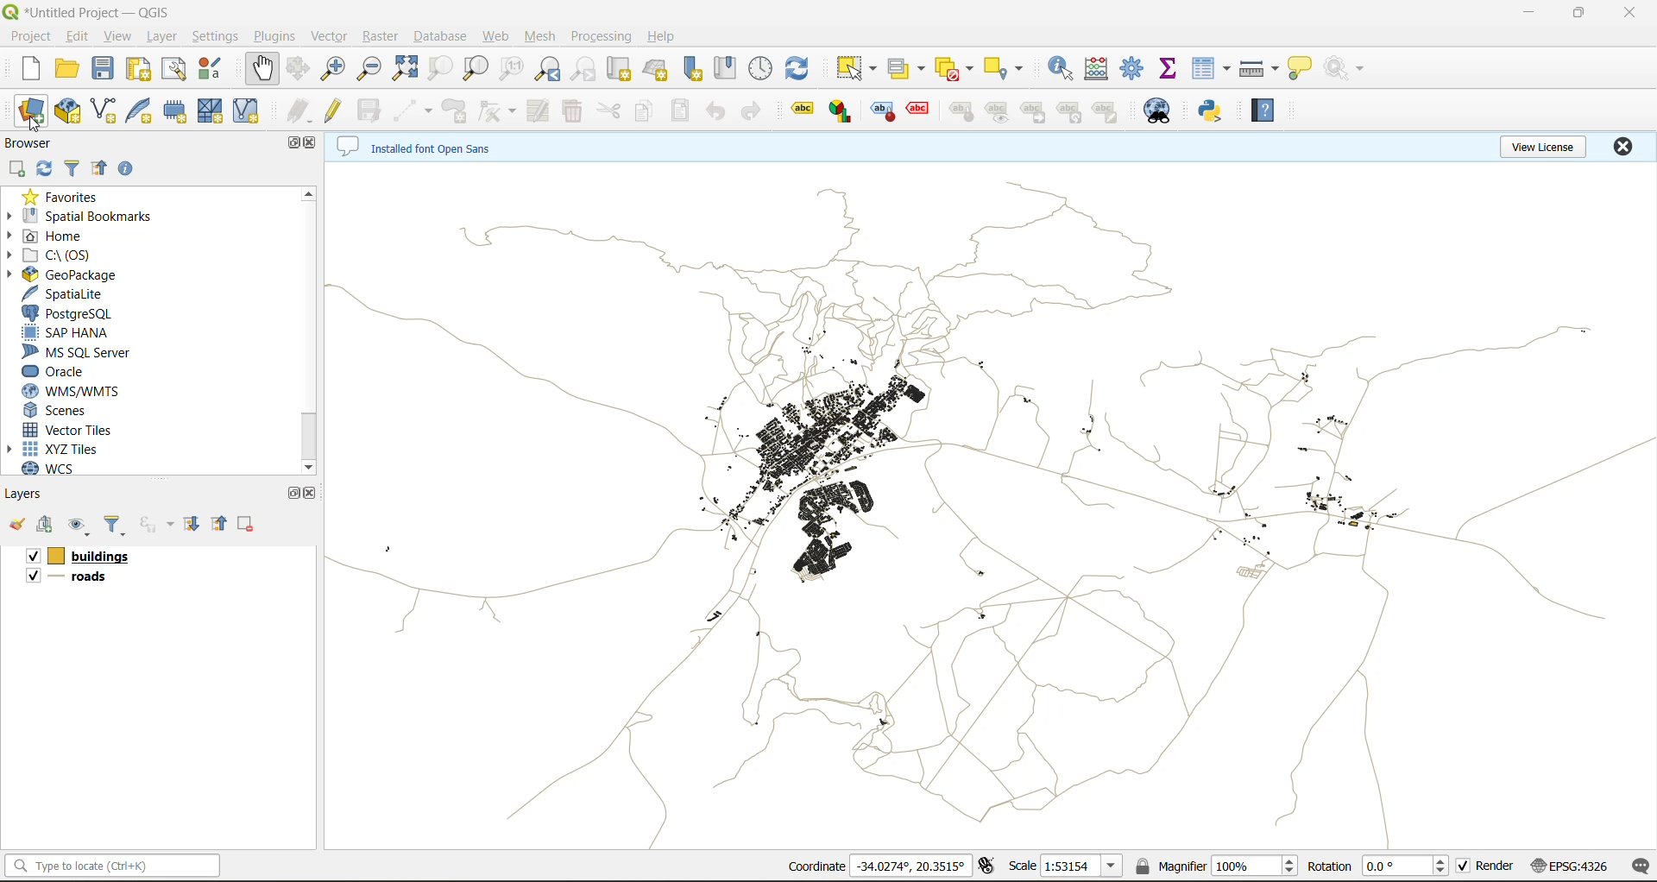 This screenshot has height=882, width=1657. What do you see at coordinates (962, 113) in the screenshot?
I see `label tool` at bounding box center [962, 113].